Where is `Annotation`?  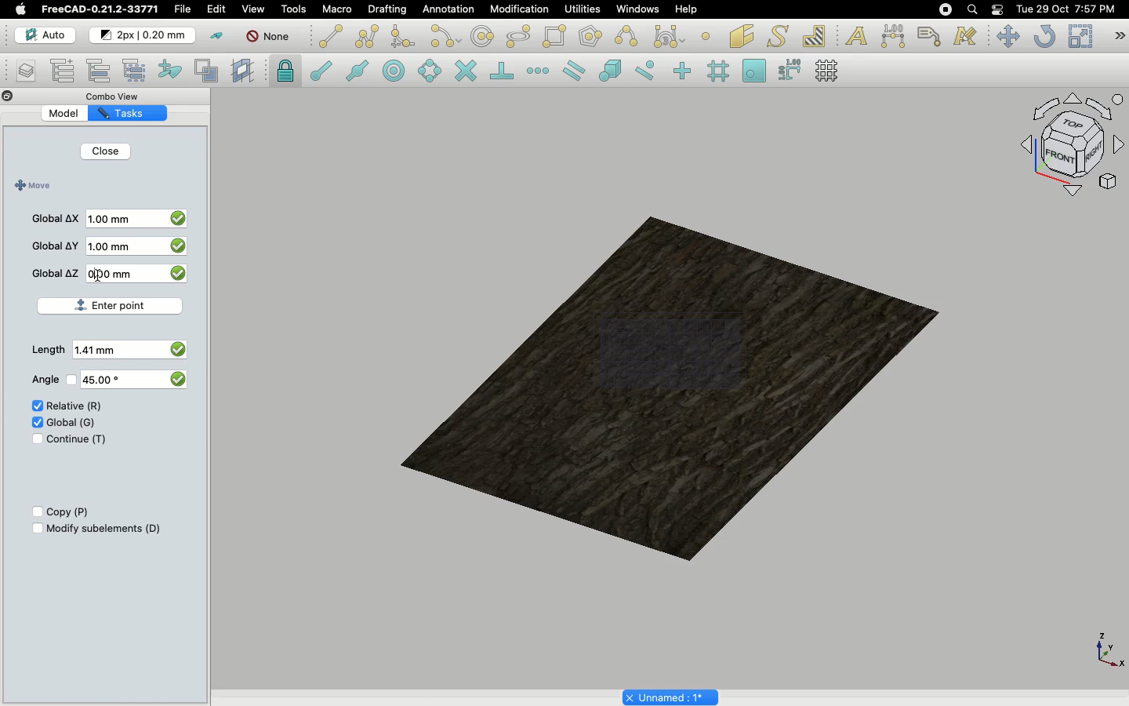
Annotation is located at coordinates (448, 9).